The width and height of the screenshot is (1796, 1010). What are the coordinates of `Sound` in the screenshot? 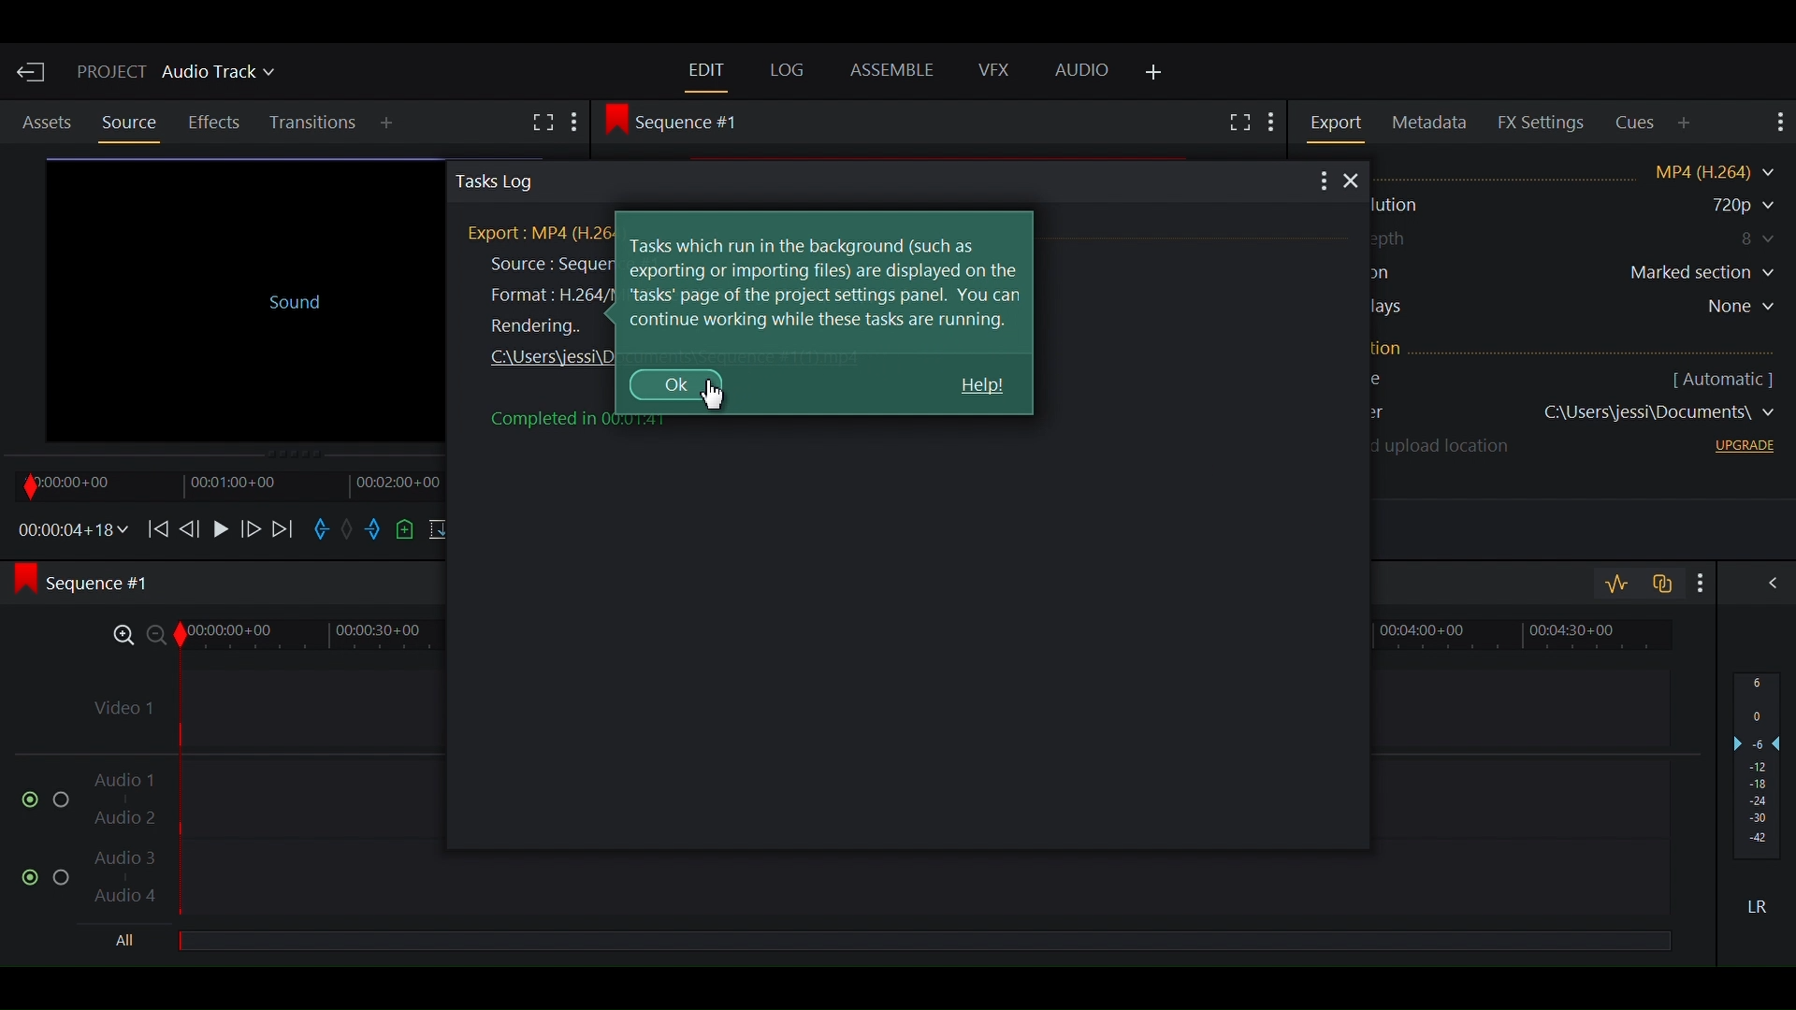 It's located at (242, 296).